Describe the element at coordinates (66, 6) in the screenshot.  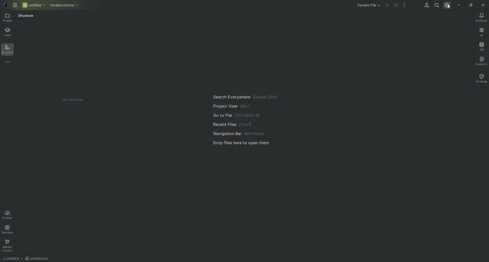
I see `Version control` at that location.